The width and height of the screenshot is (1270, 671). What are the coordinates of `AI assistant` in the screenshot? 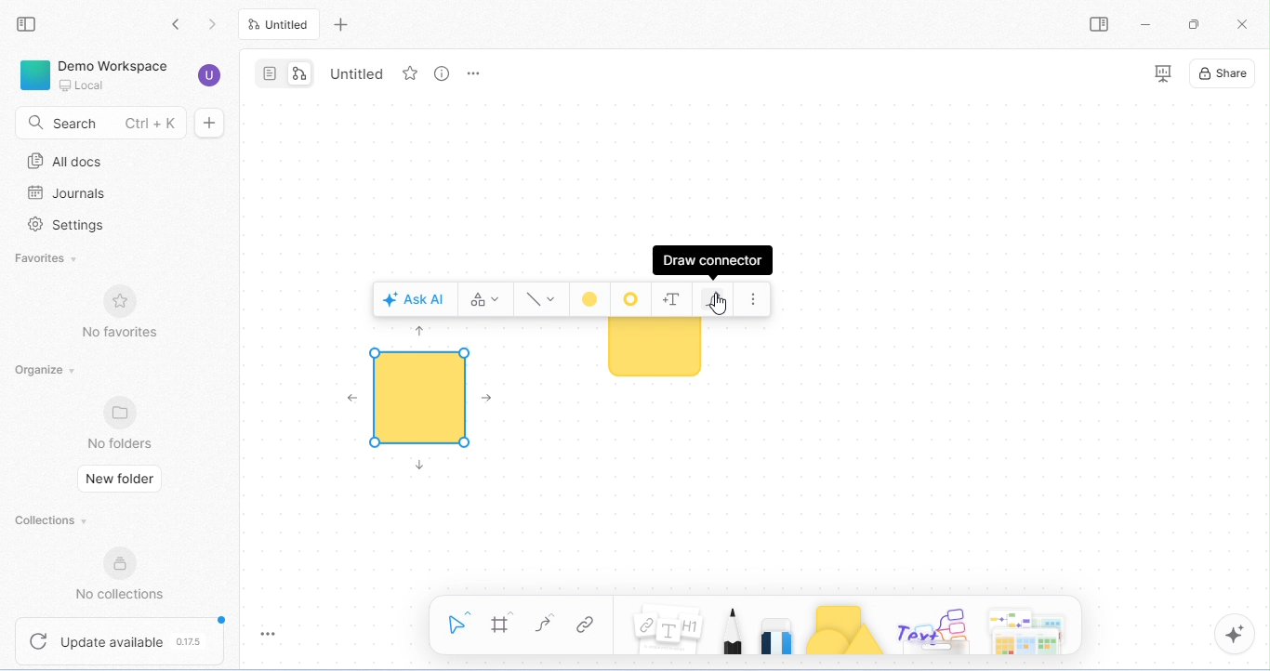 It's located at (1235, 633).